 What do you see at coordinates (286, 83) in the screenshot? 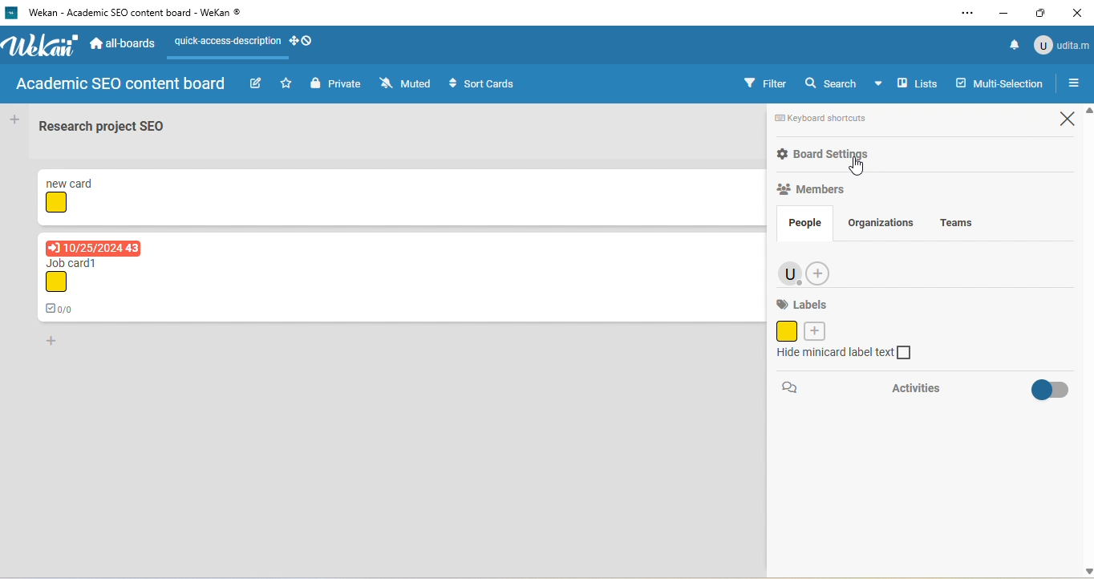
I see `star this board` at bounding box center [286, 83].